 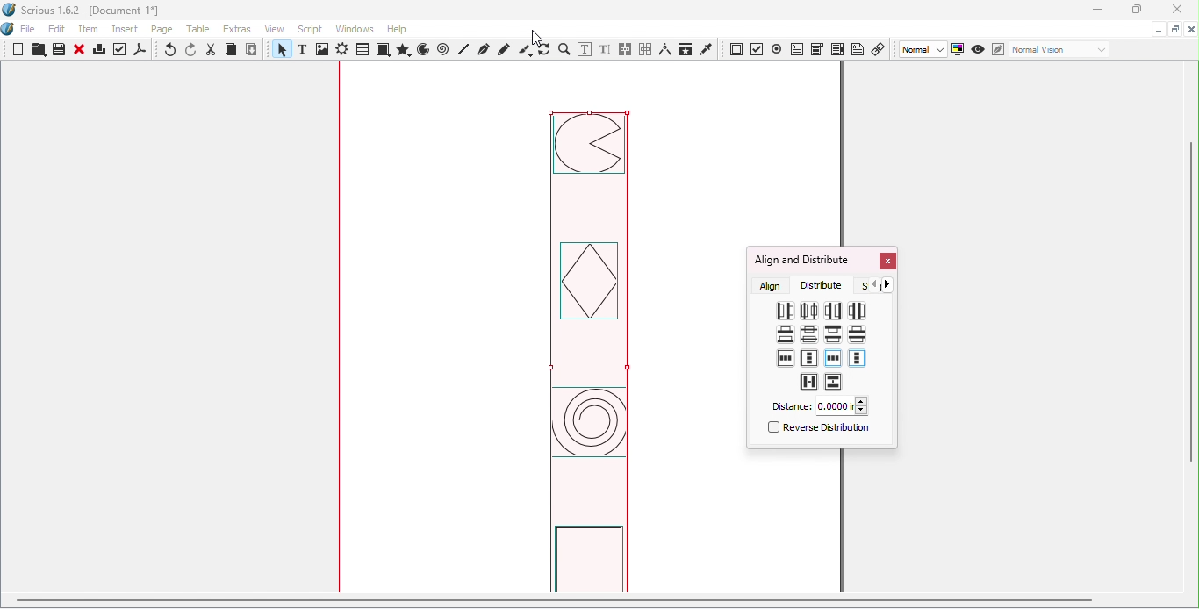 What do you see at coordinates (833, 360) in the screenshot?
I see `Make horizontal gaps between items and sides of page margin equal` at bounding box center [833, 360].